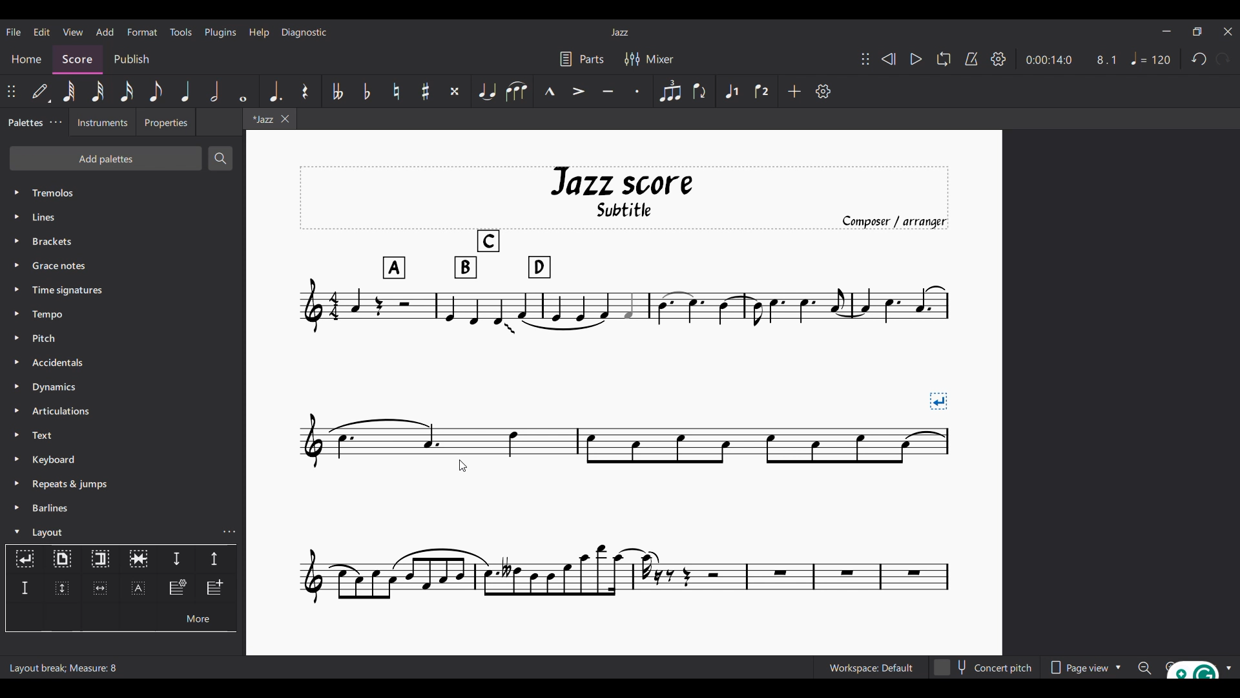 This screenshot has height=698, width=1240. I want to click on Keyboard, so click(123, 460).